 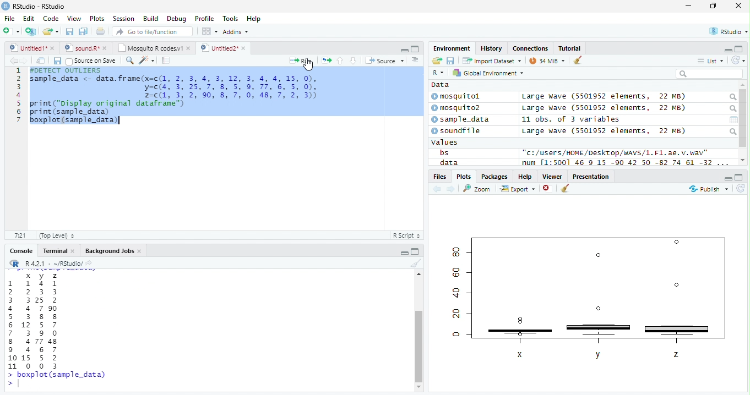 I want to click on Console, so click(x=19, y=250).